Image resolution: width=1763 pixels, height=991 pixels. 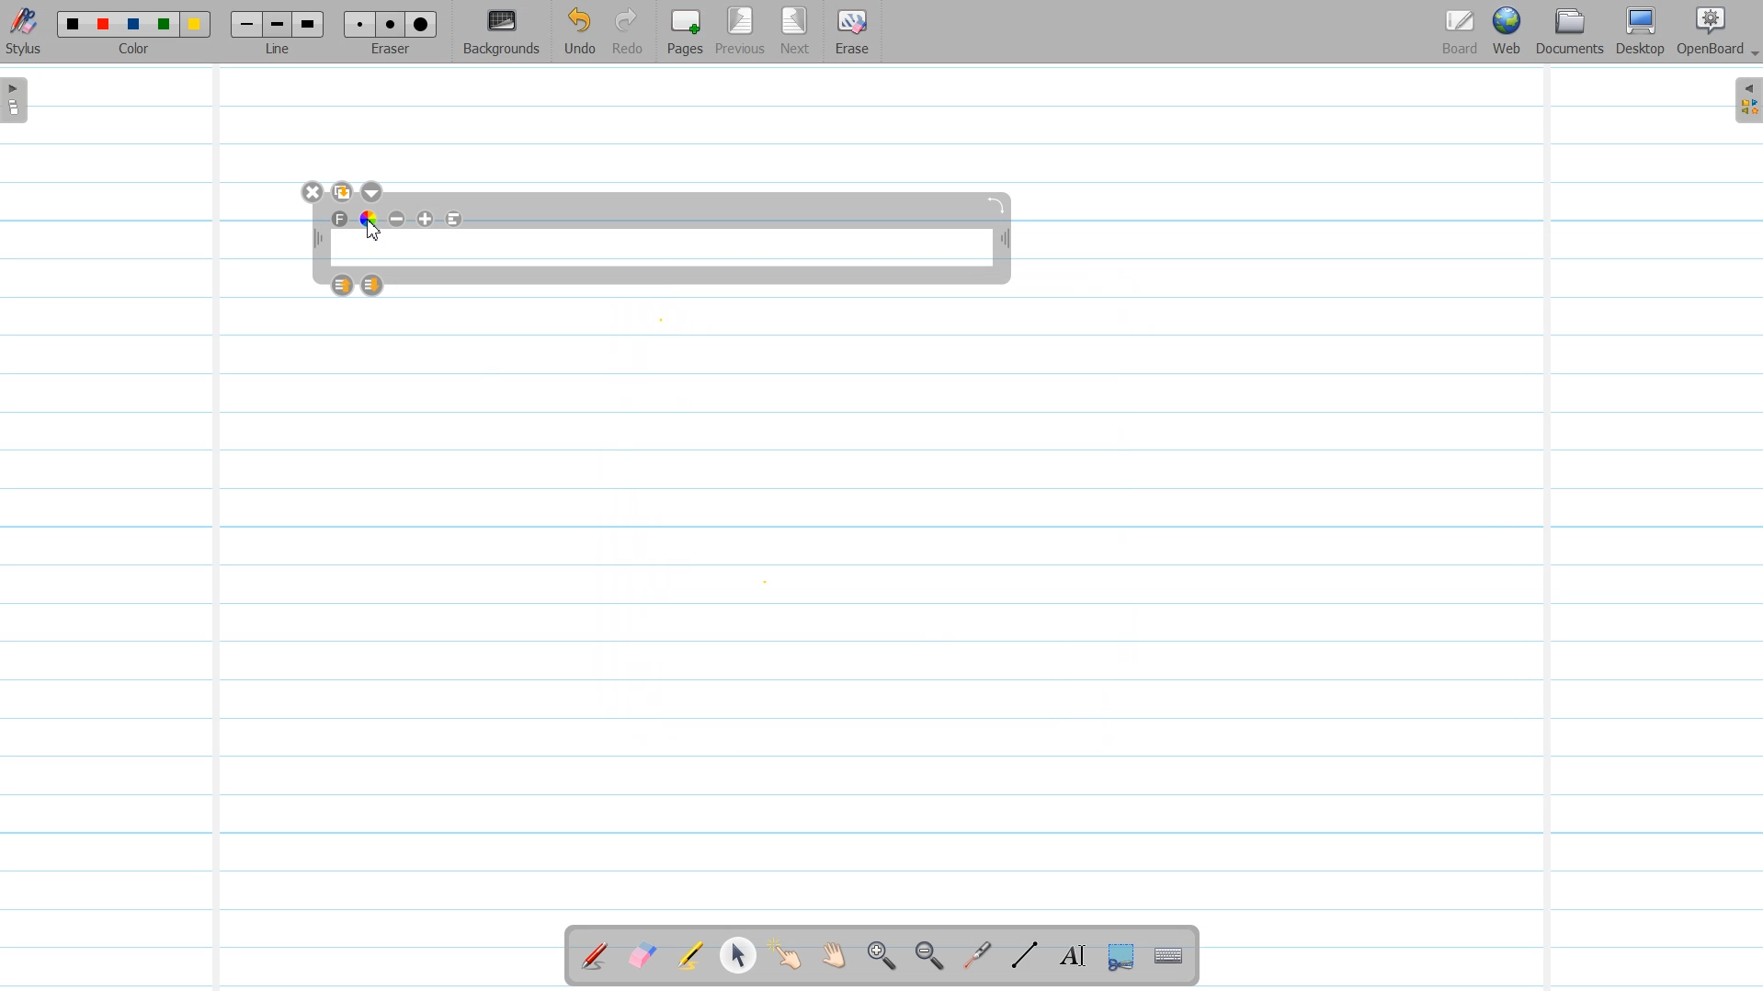 What do you see at coordinates (369, 218) in the screenshot?
I see `Text Color` at bounding box center [369, 218].